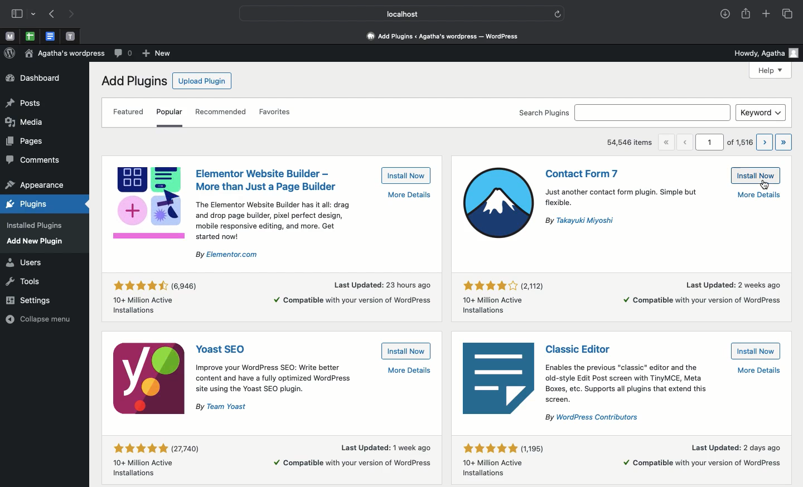  I want to click on plugins, so click(30, 204).